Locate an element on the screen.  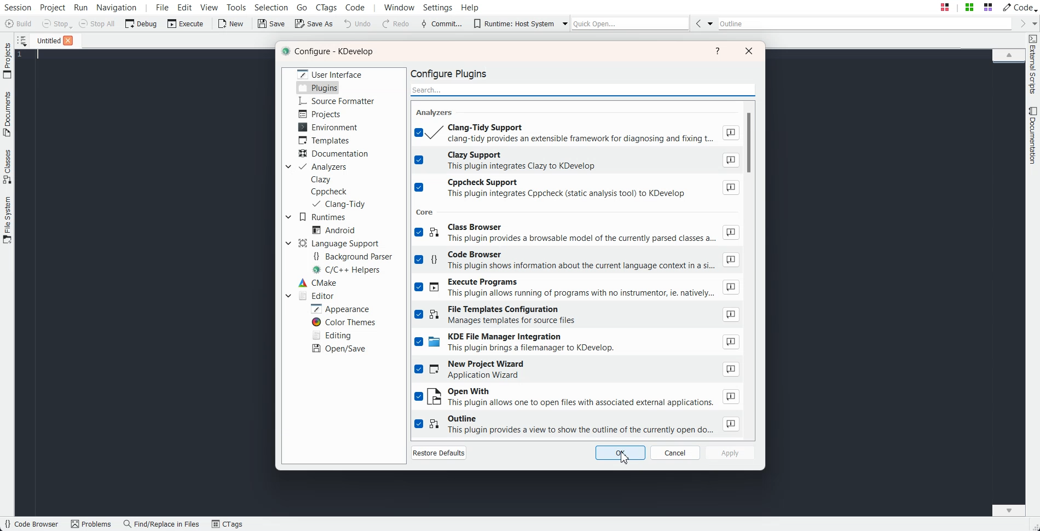
Editing is located at coordinates (331, 335).